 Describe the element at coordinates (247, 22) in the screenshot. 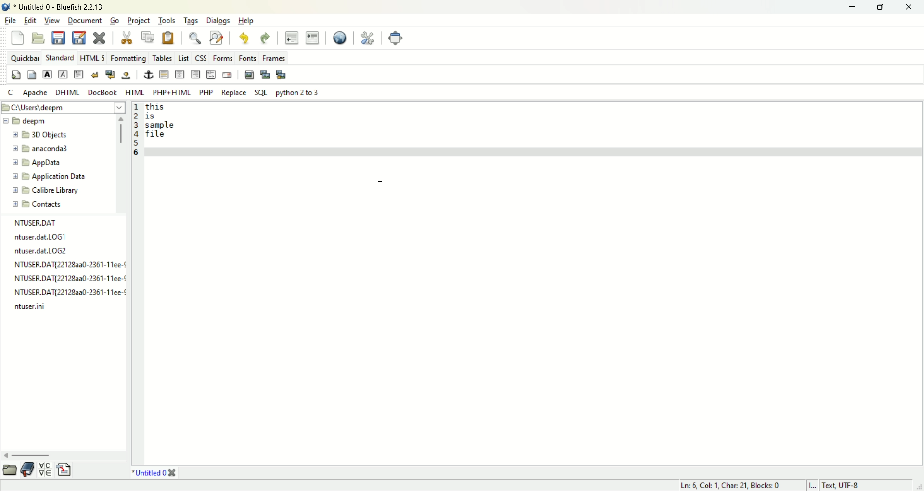

I see `help` at that location.